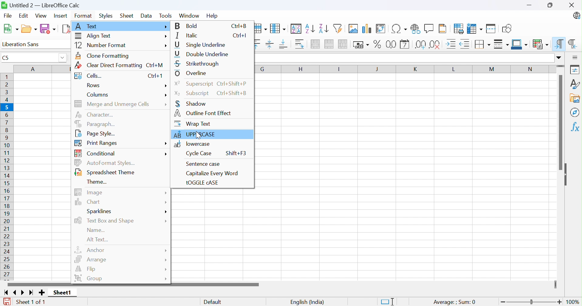 This screenshot has height=306, width=582. What do you see at coordinates (165, 269) in the screenshot?
I see `More` at bounding box center [165, 269].